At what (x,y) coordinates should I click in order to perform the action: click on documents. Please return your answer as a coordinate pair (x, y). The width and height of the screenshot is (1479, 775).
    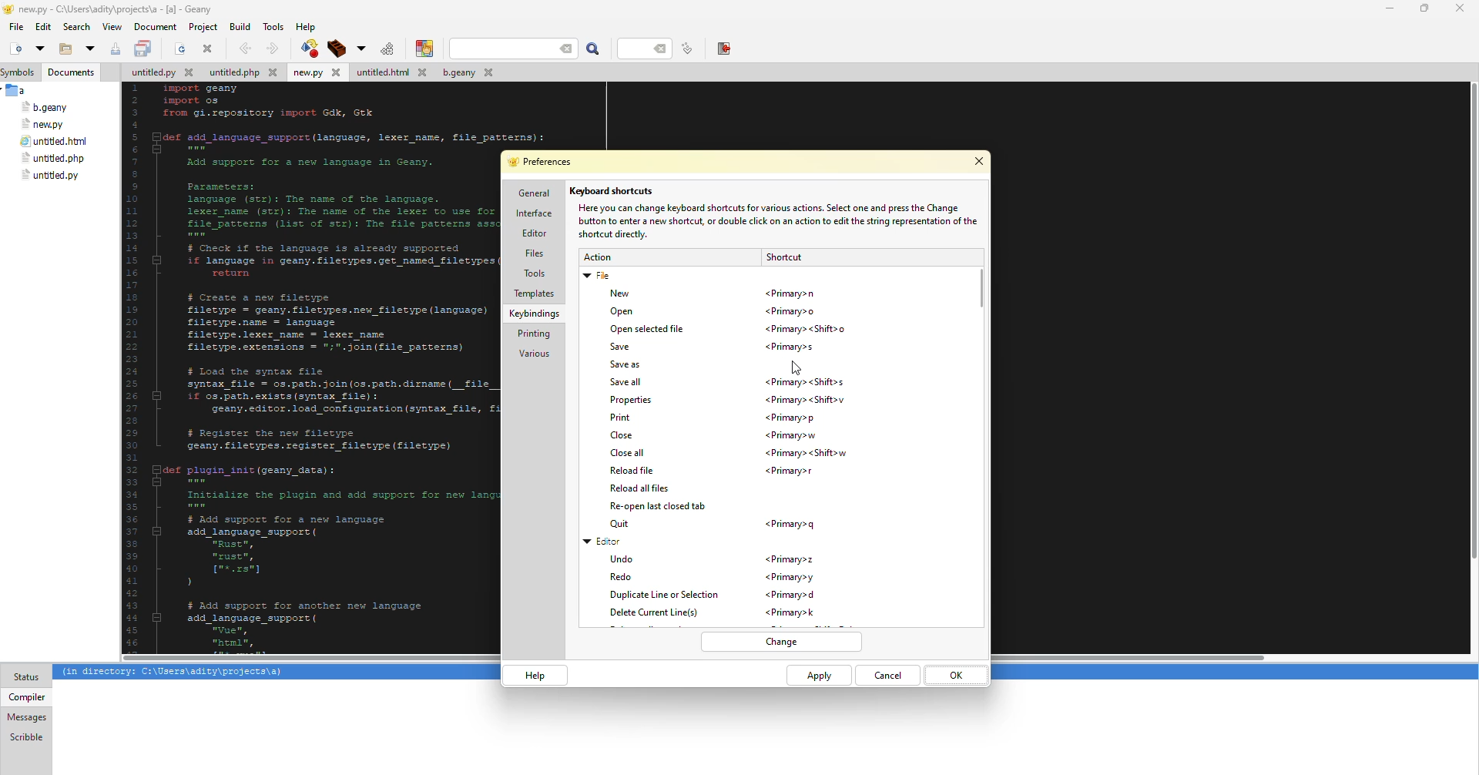
    Looking at the image, I should click on (72, 72).